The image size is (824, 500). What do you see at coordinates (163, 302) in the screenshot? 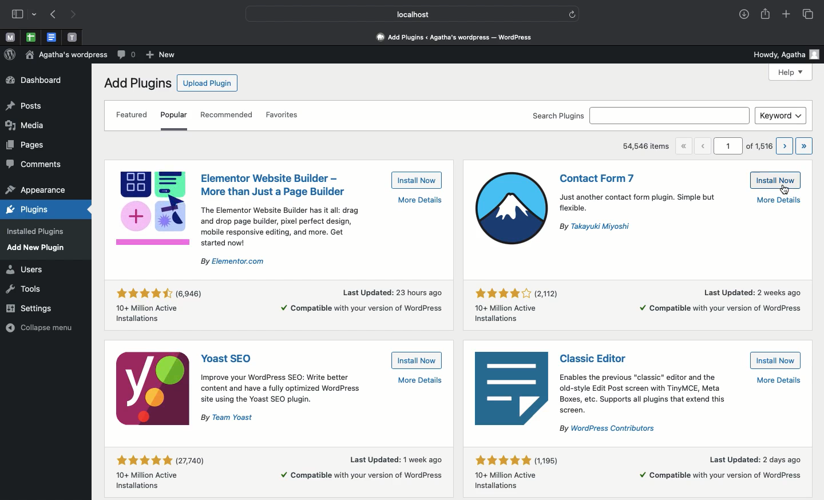
I see `Rating` at bounding box center [163, 302].